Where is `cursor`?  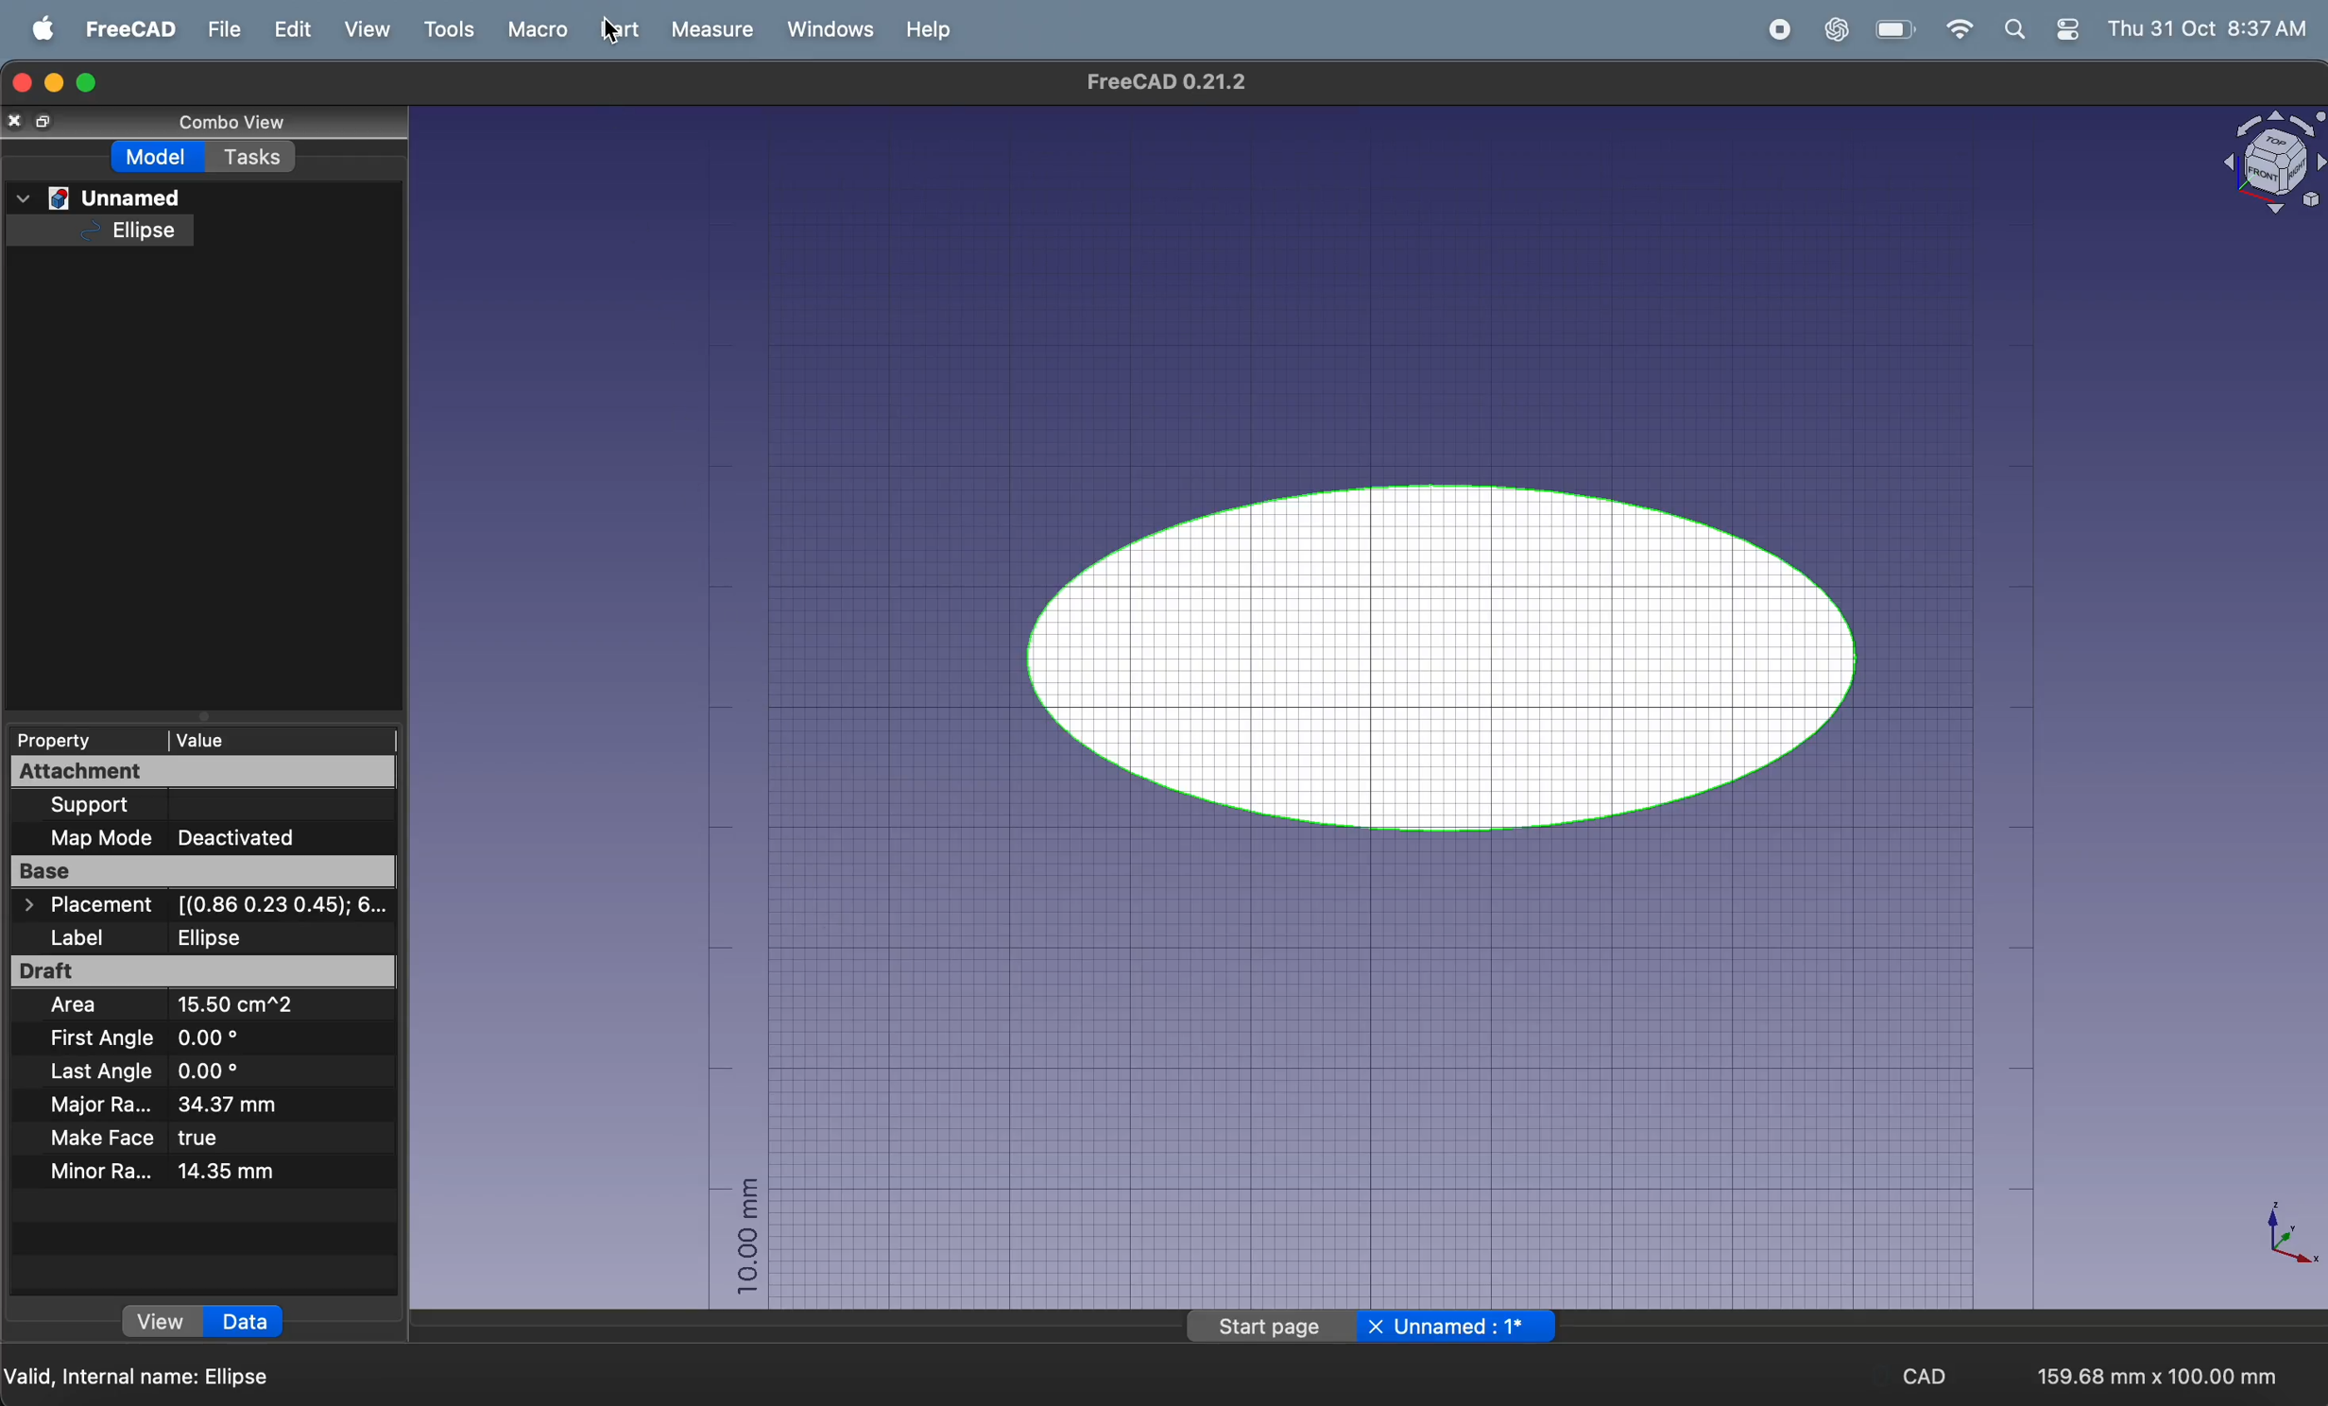 cursor is located at coordinates (610, 34).